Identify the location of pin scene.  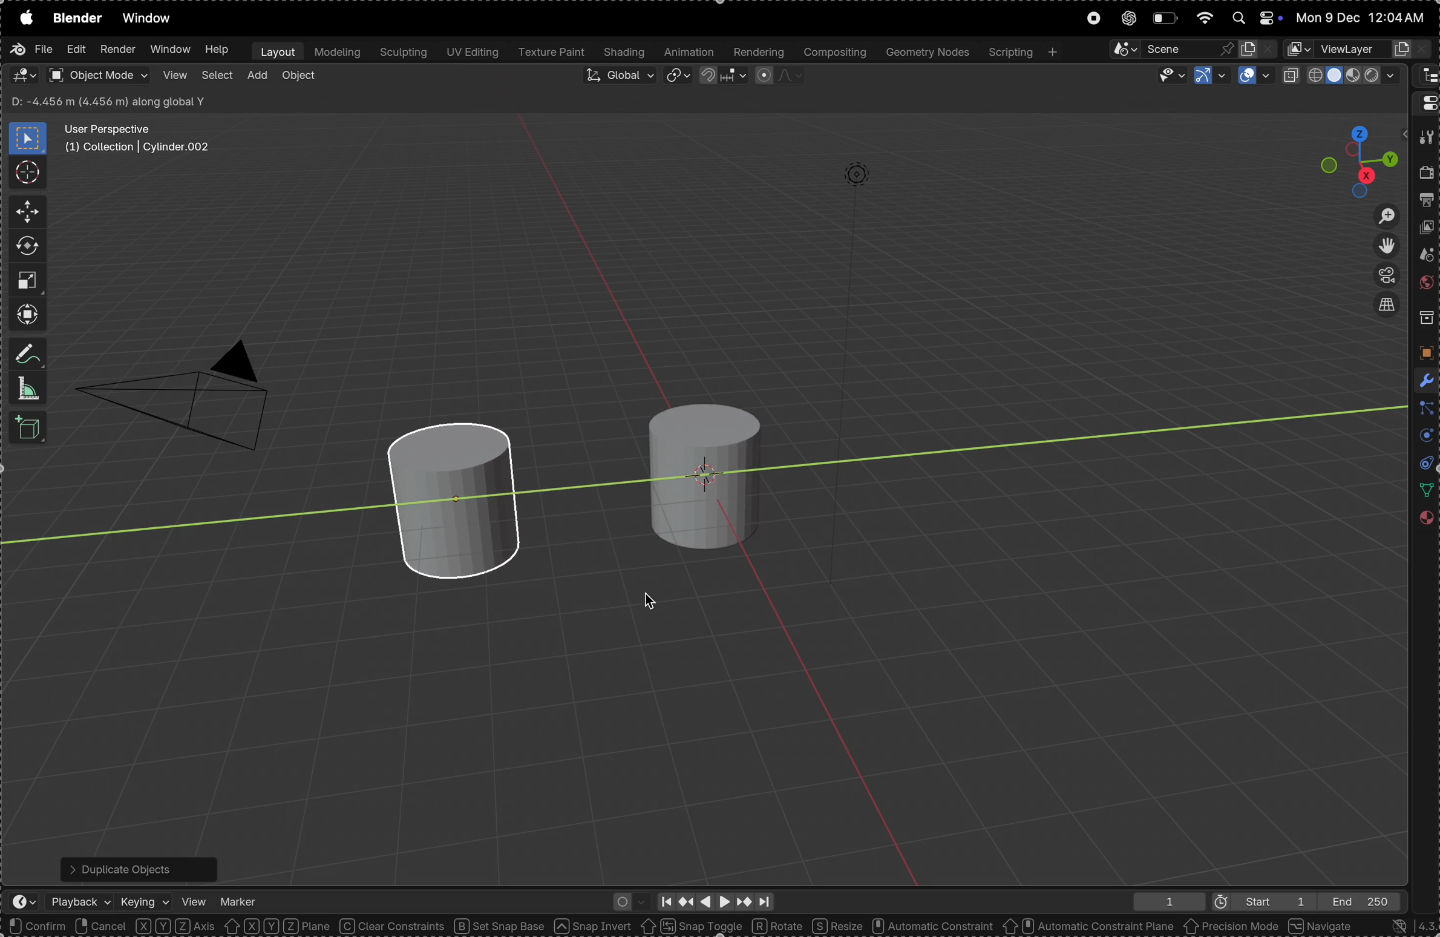
(1168, 48).